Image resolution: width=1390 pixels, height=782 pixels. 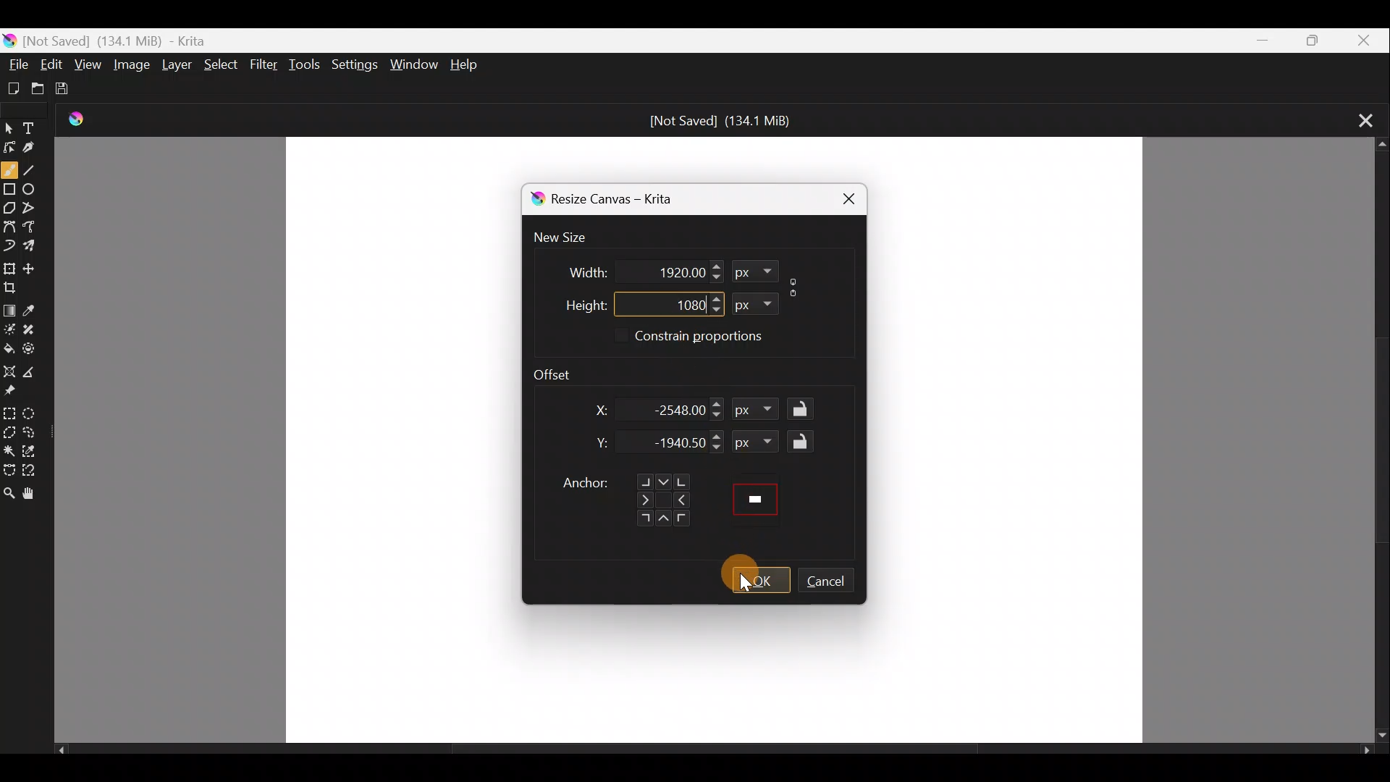 I want to click on Calligraphy, so click(x=38, y=149).